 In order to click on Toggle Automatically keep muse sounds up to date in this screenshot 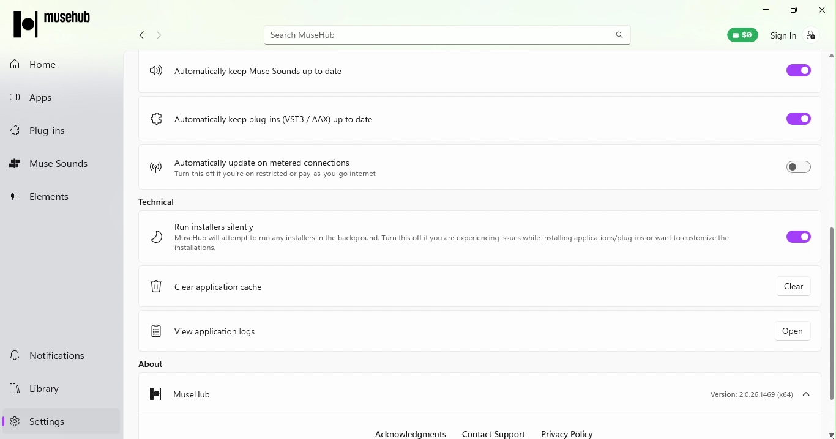, I will do `click(798, 70)`.